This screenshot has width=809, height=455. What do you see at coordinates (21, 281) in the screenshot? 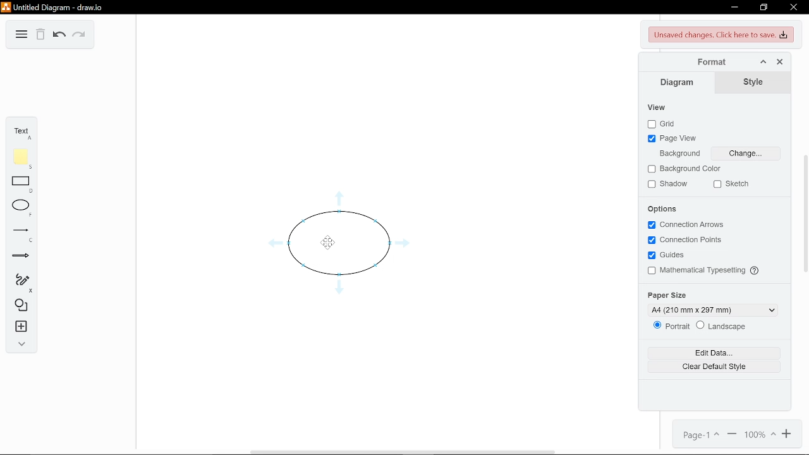
I see `Freehand` at bounding box center [21, 281].